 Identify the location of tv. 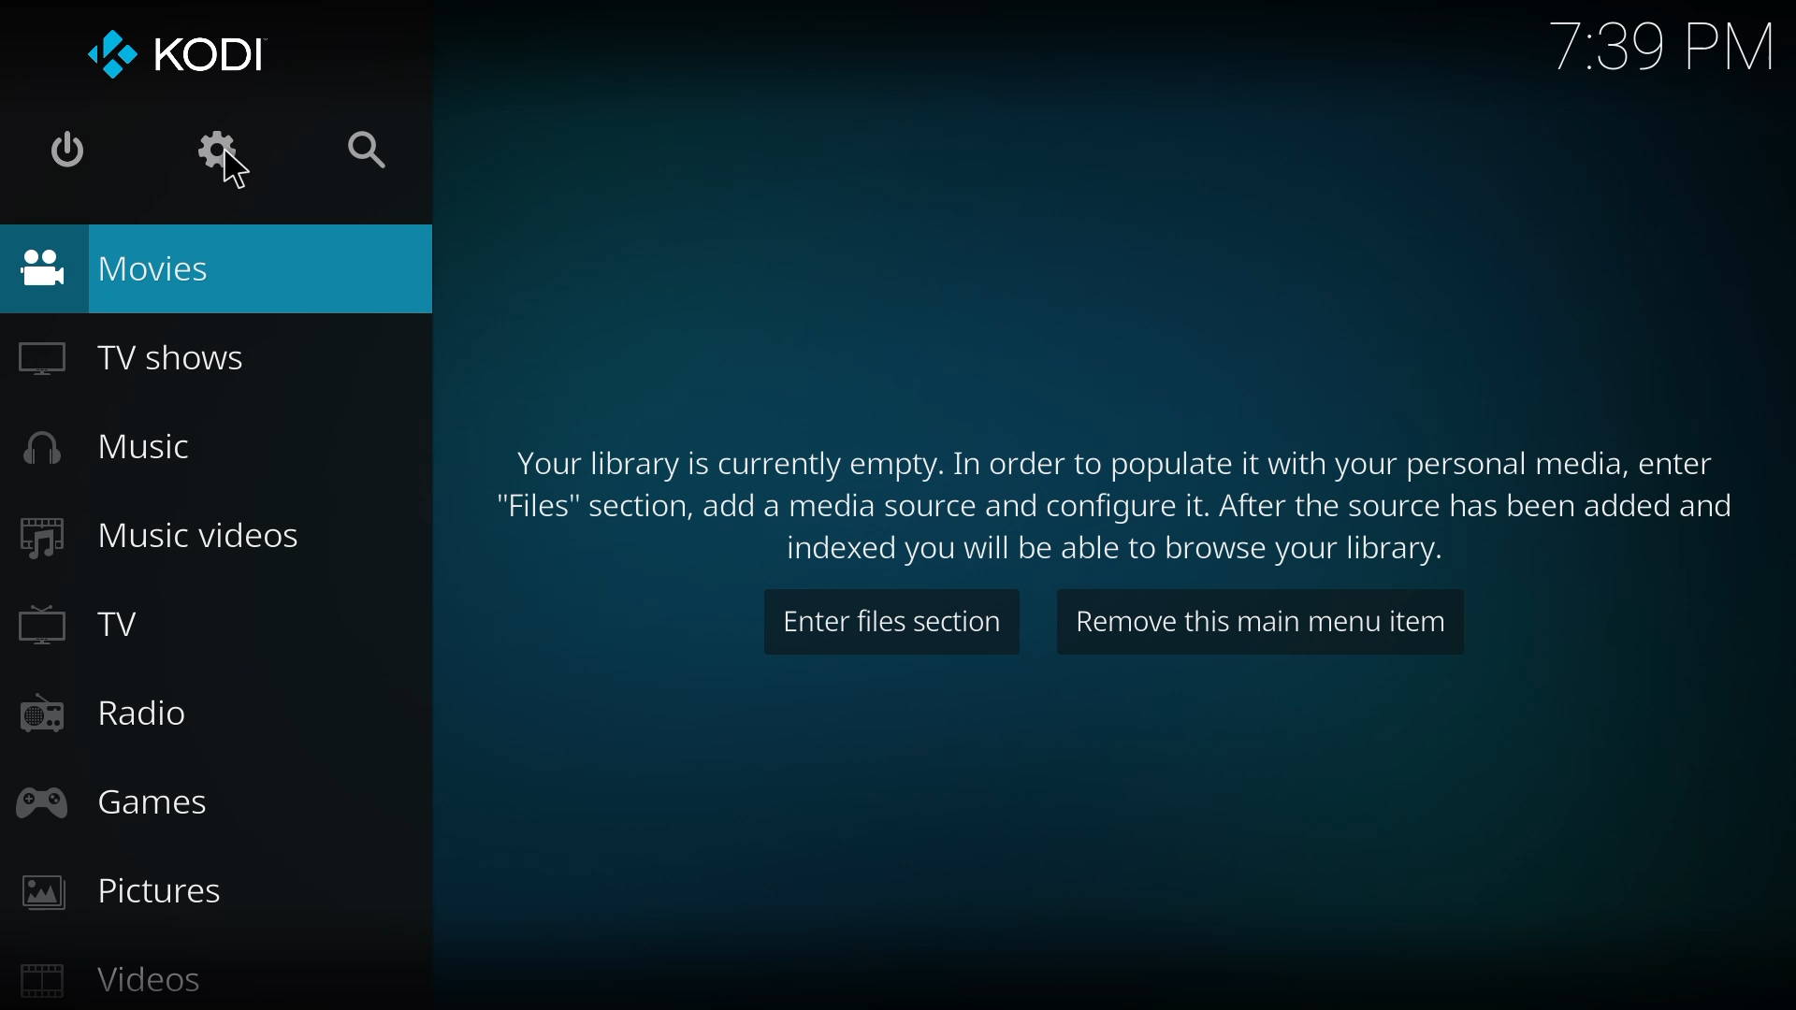
(81, 622).